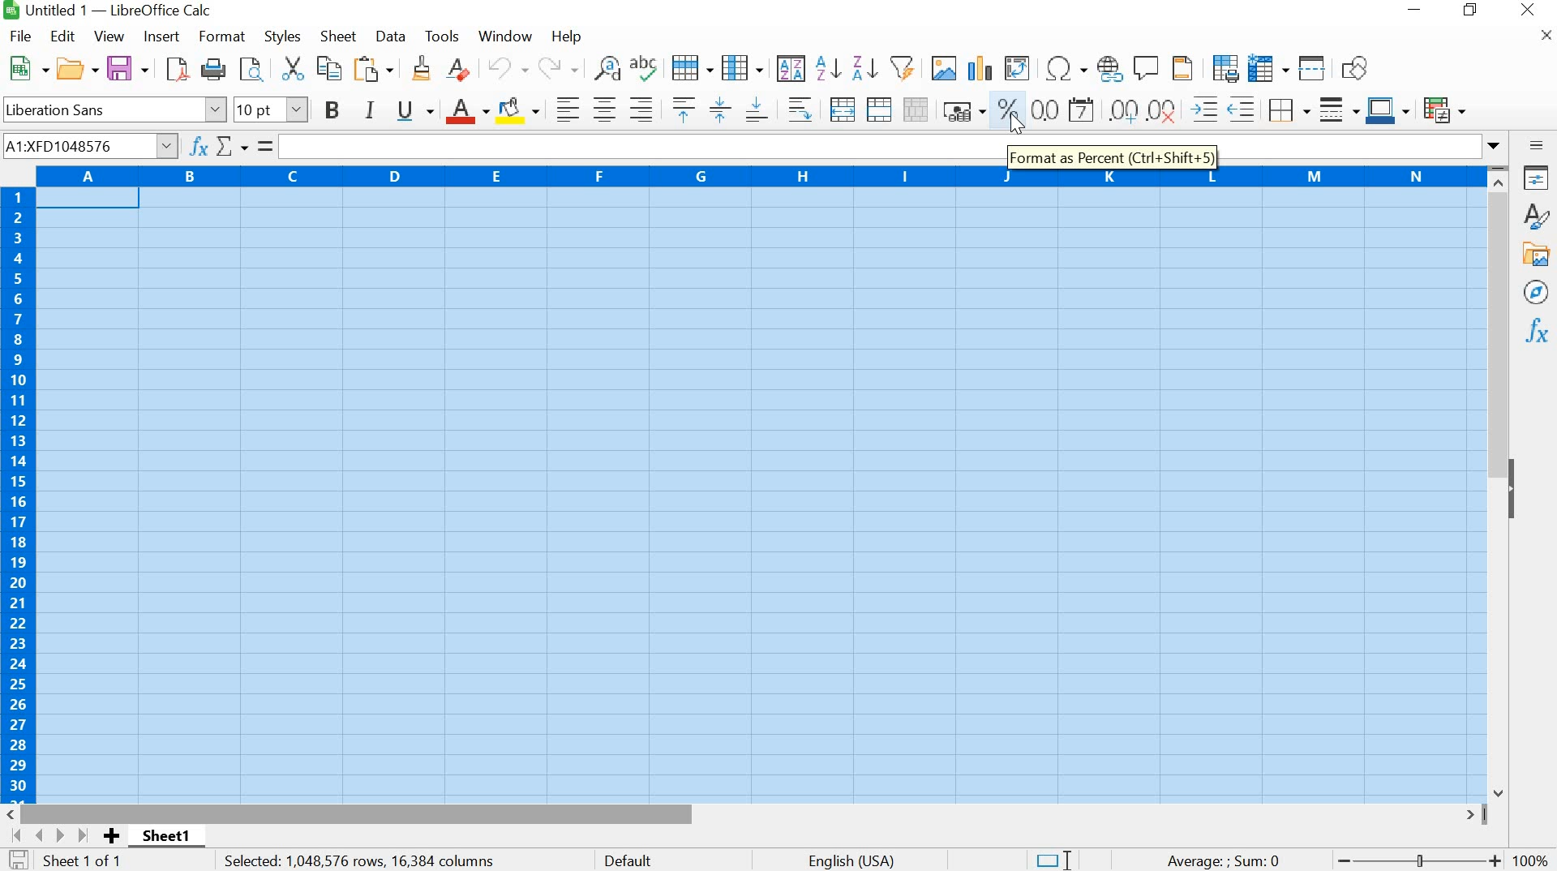 The image size is (1557, 871). Describe the element at coordinates (607, 68) in the screenshot. I see `Find and Replace` at that location.